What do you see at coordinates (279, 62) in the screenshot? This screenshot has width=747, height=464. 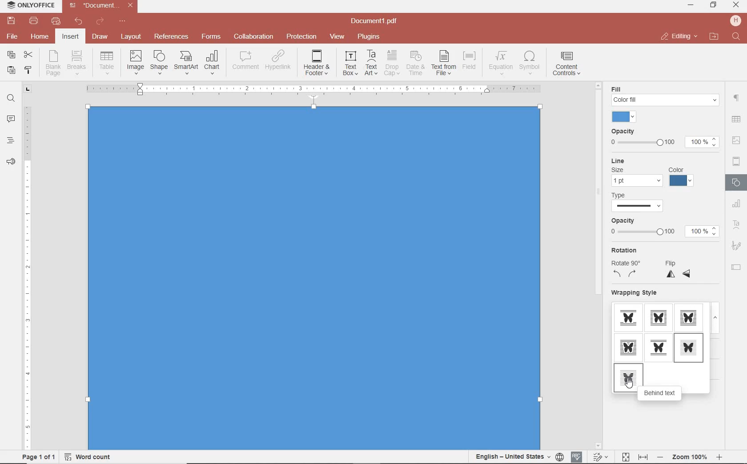 I see `ADD HYPERLINK` at bounding box center [279, 62].